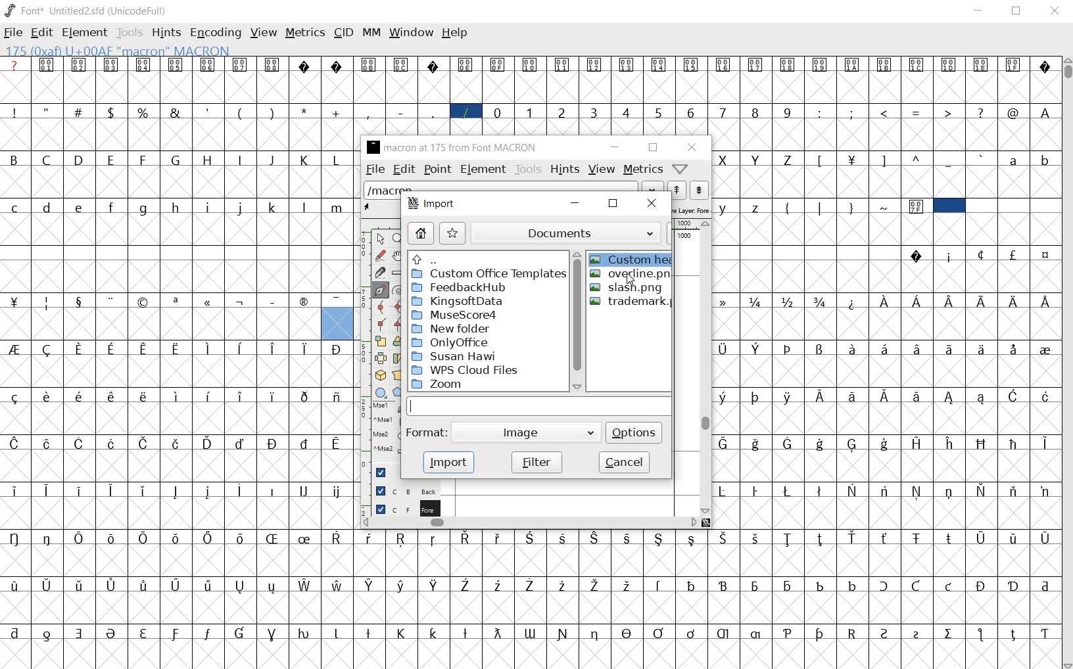 The height and width of the screenshot is (669, 1073). What do you see at coordinates (1014, 442) in the screenshot?
I see `Symbol` at bounding box center [1014, 442].